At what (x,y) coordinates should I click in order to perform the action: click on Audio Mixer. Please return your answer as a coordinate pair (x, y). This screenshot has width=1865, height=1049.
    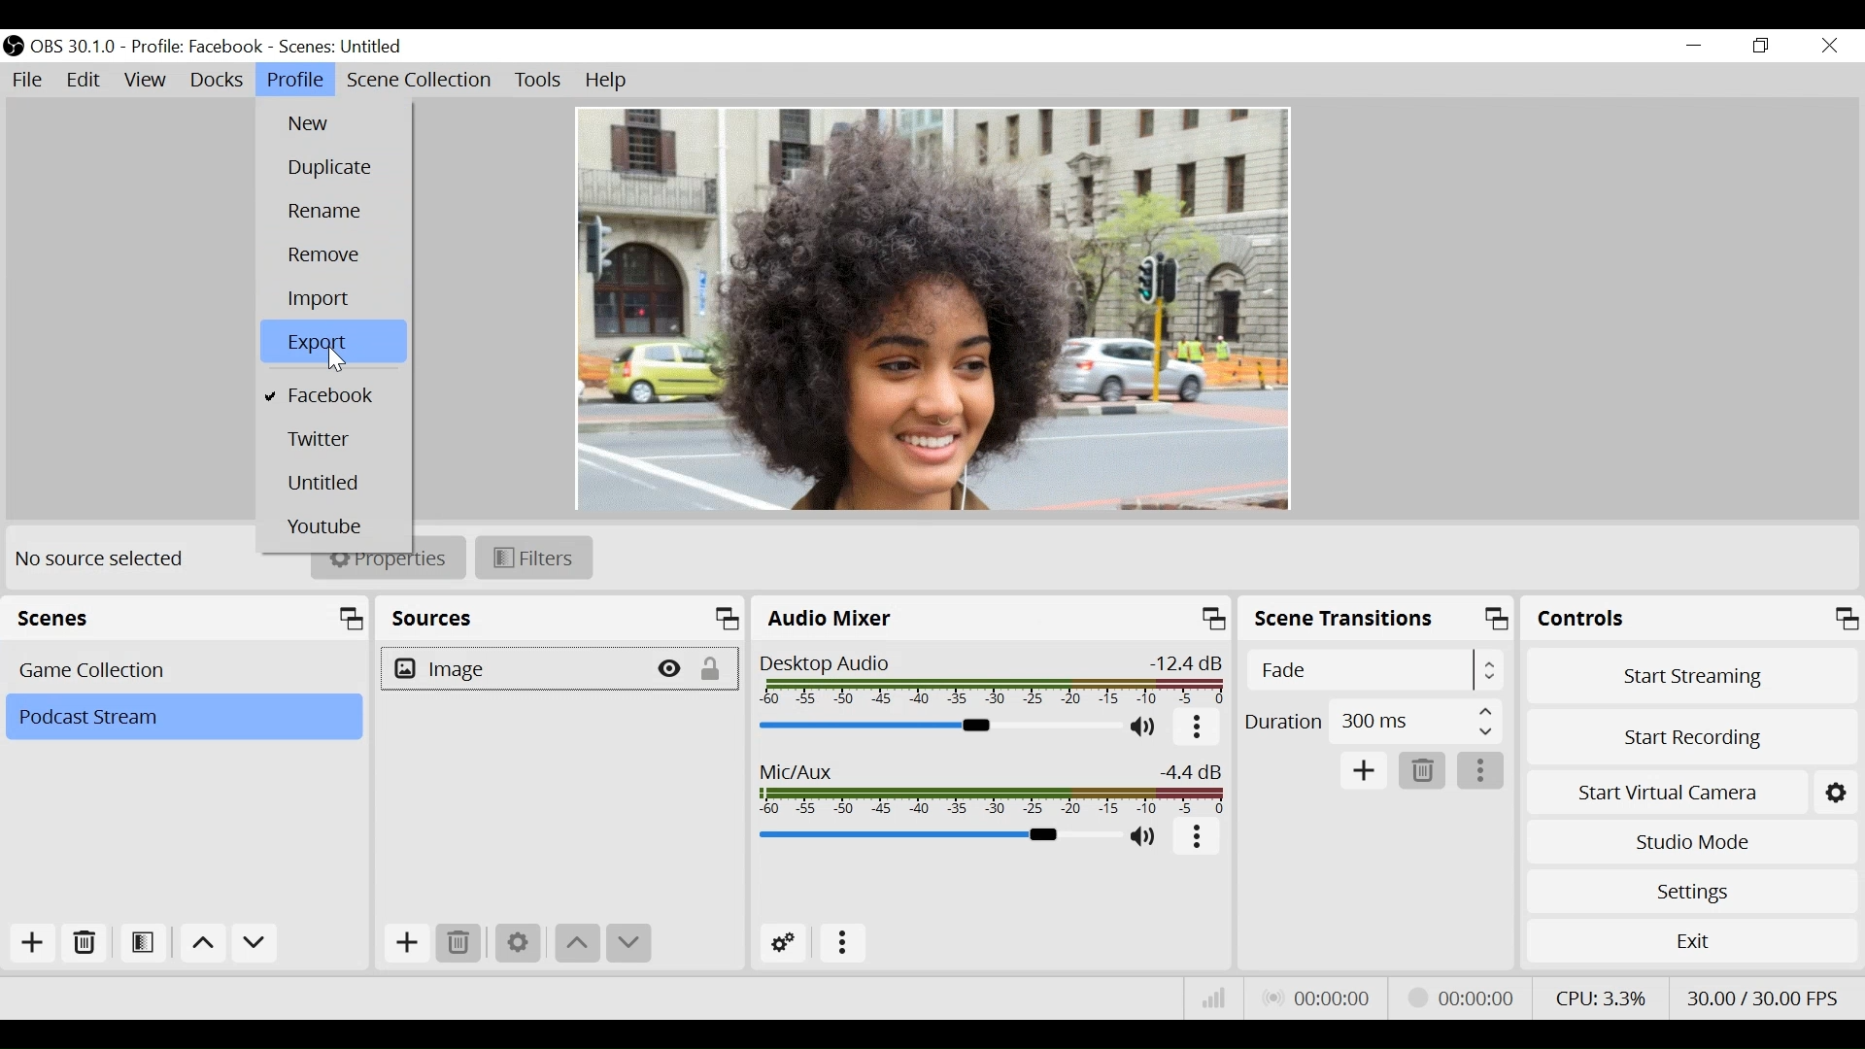
    Looking at the image, I should click on (939, 726).